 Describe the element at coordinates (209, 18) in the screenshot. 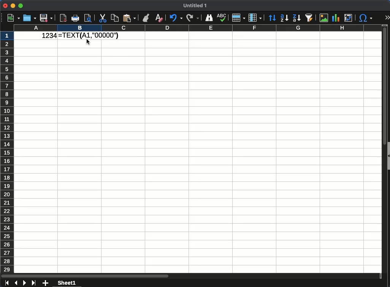

I see `finder` at that location.